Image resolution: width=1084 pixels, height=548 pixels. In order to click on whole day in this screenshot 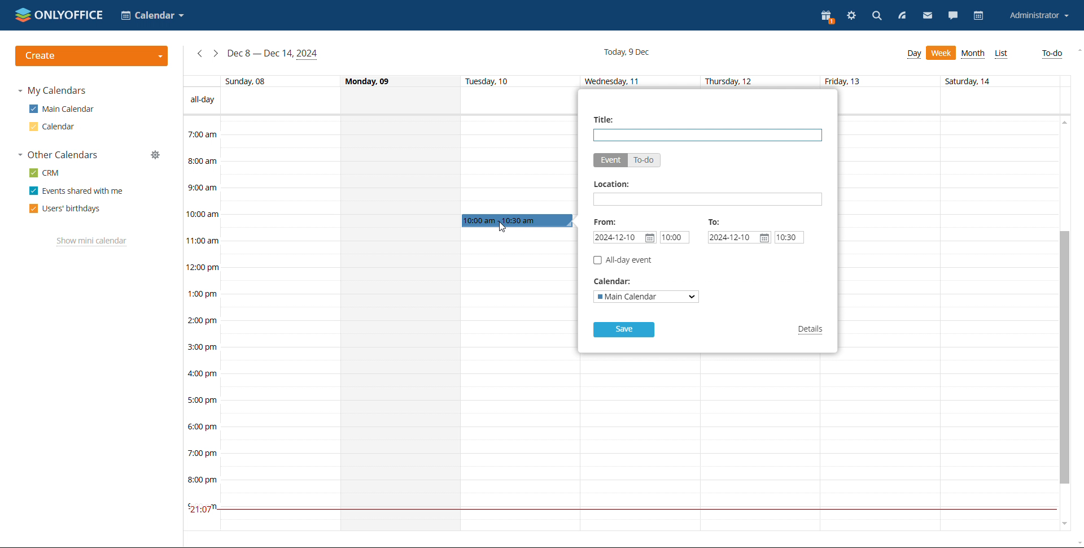, I will do `click(400, 323)`.